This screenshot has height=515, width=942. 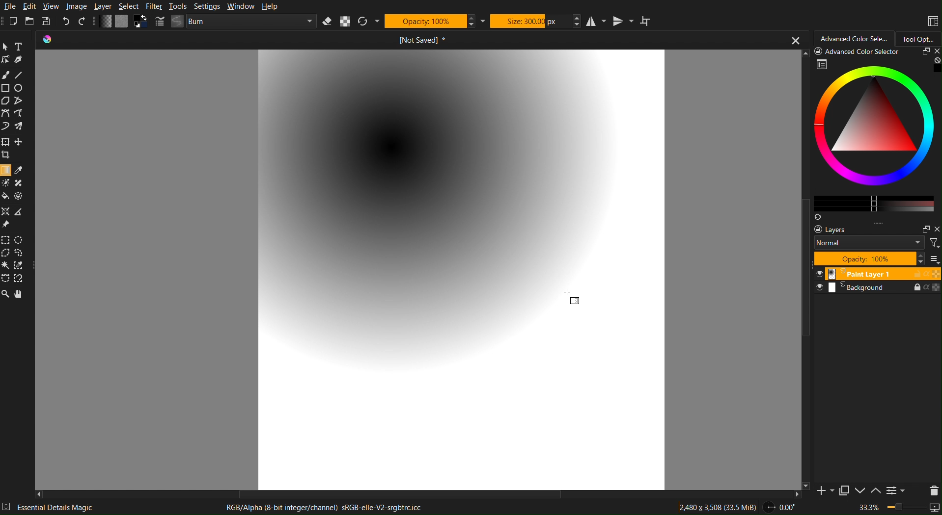 I want to click on Edit, so click(x=30, y=7).